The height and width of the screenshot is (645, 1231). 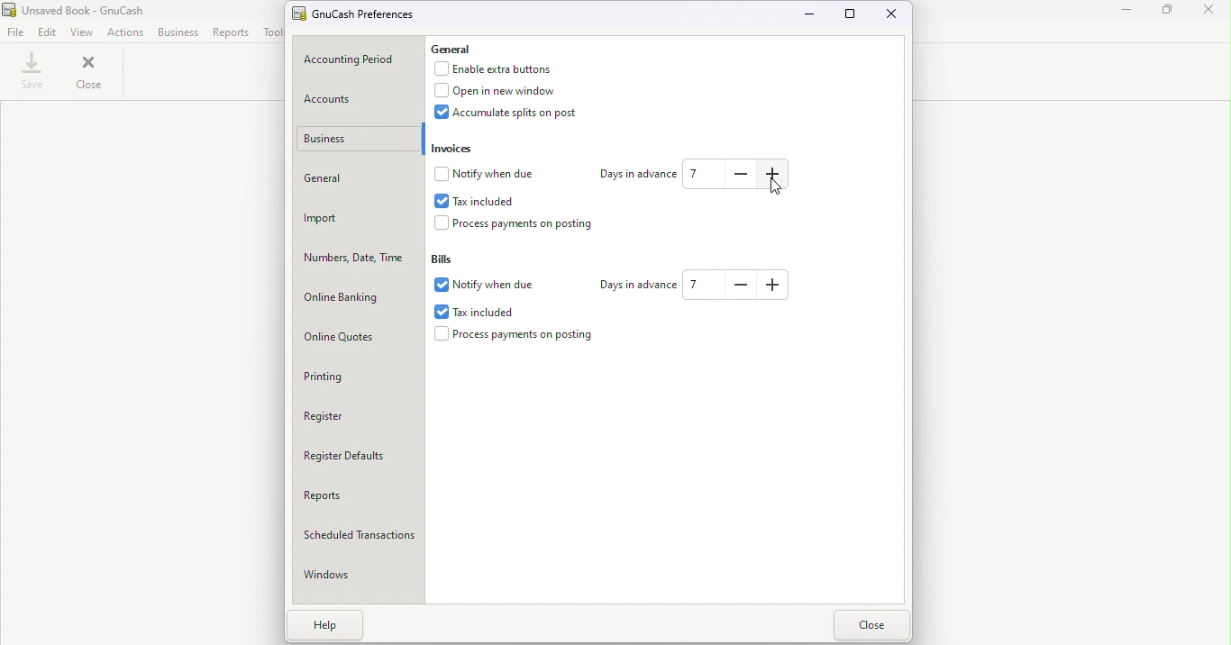 What do you see at coordinates (355, 141) in the screenshot?
I see `Business ` at bounding box center [355, 141].